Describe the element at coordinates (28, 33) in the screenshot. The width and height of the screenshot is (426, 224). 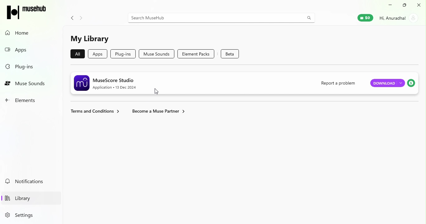
I see `Home` at that location.